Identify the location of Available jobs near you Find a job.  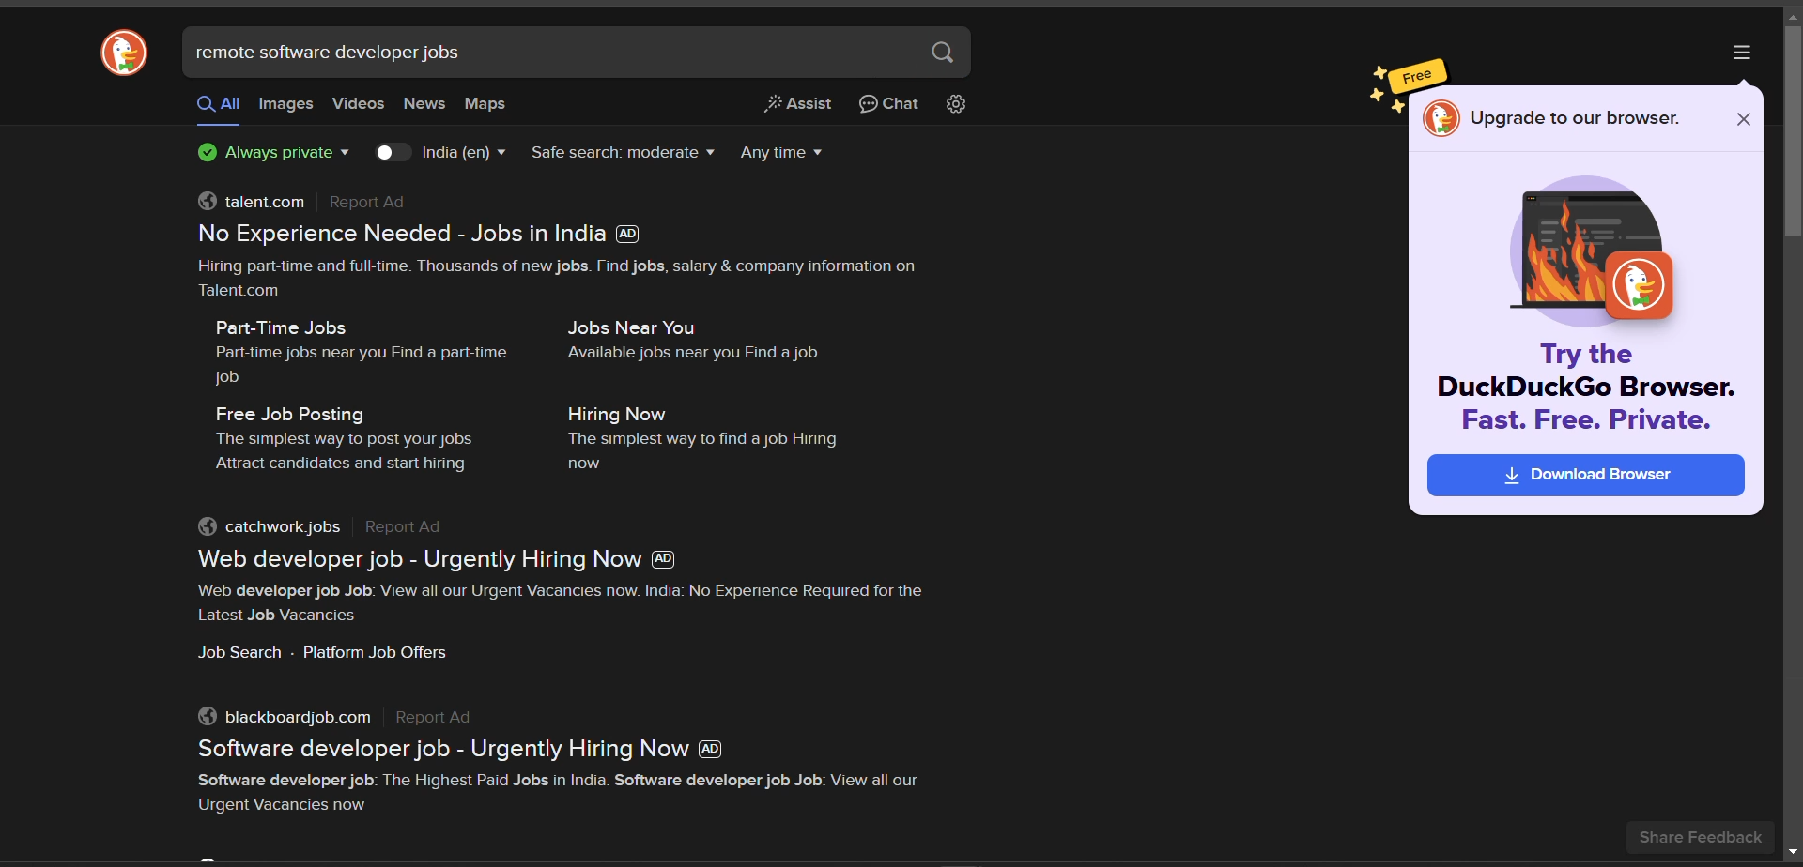
(687, 355).